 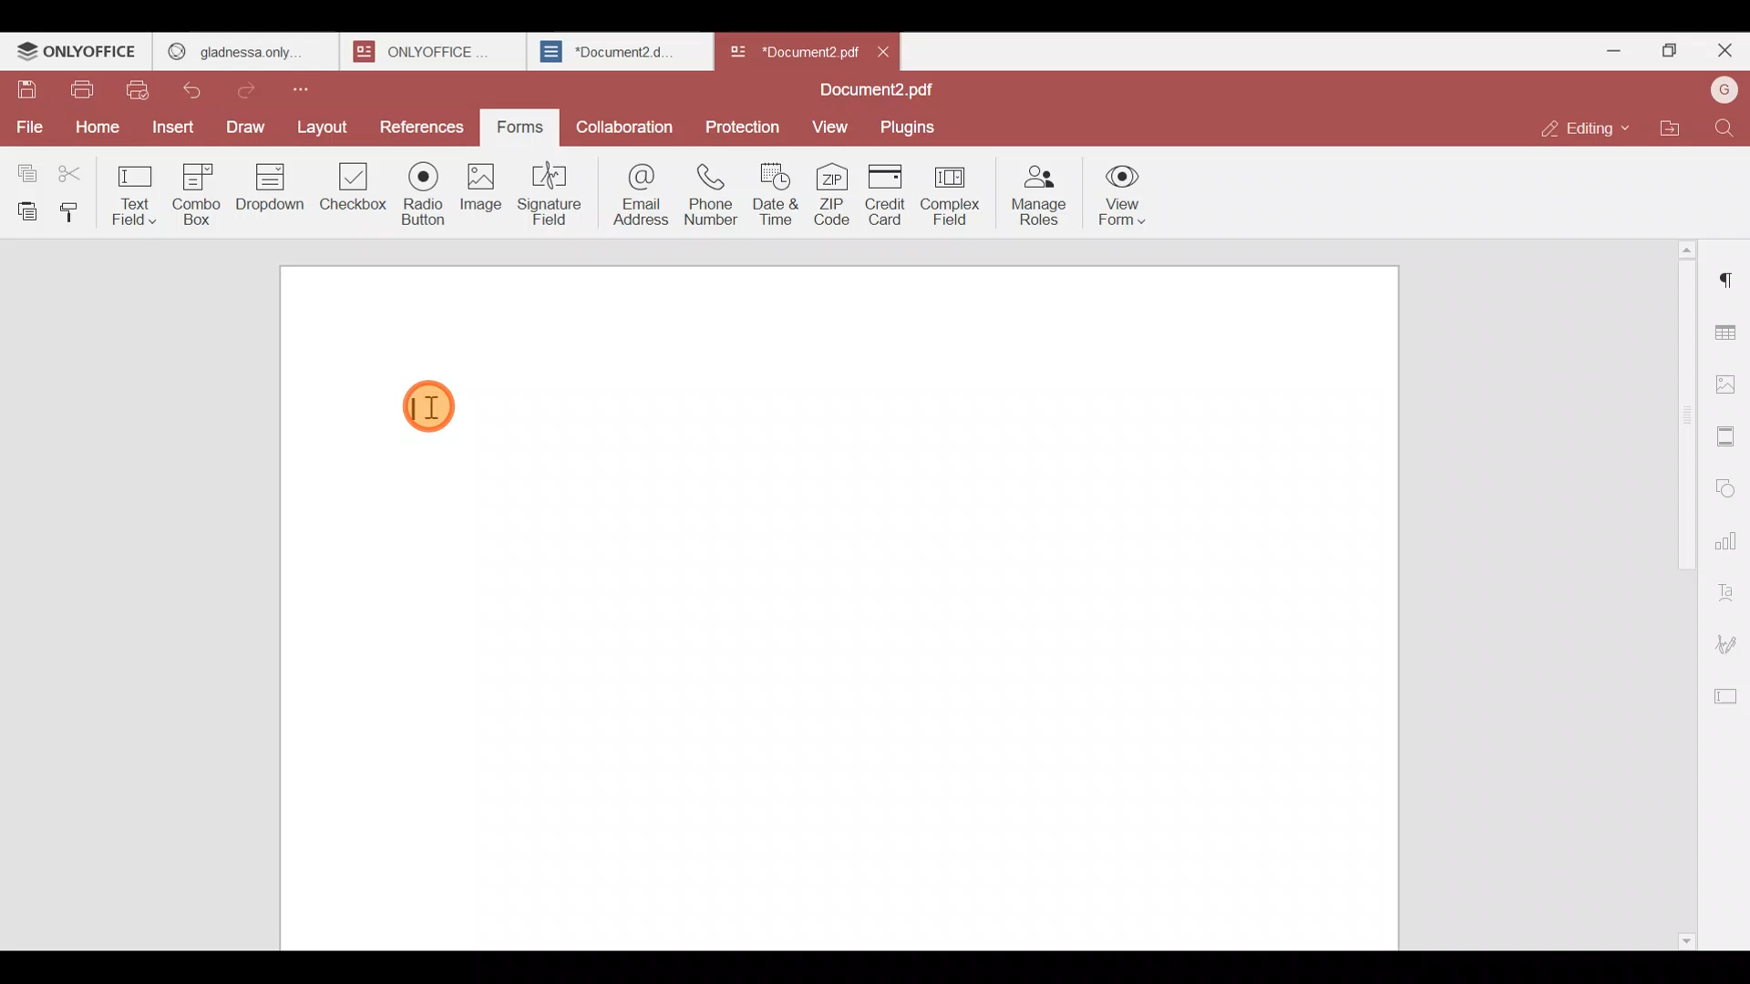 I want to click on Image settings, so click(x=1728, y=379).